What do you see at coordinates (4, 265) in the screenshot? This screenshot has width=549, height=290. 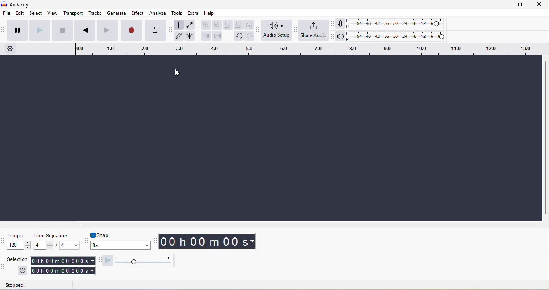 I see `audacity selection toolbar` at bounding box center [4, 265].